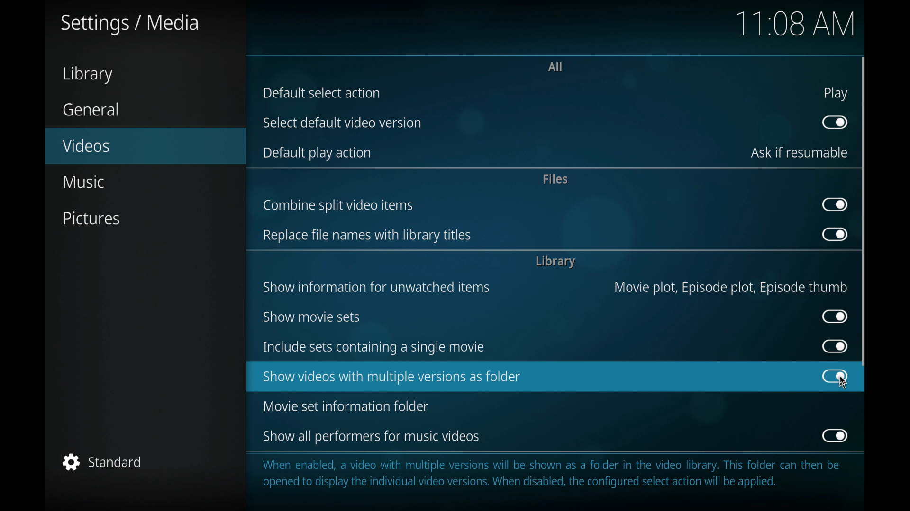 Image resolution: width=910 pixels, height=511 pixels. Describe the element at coordinates (835, 234) in the screenshot. I see `toggle button` at that location.